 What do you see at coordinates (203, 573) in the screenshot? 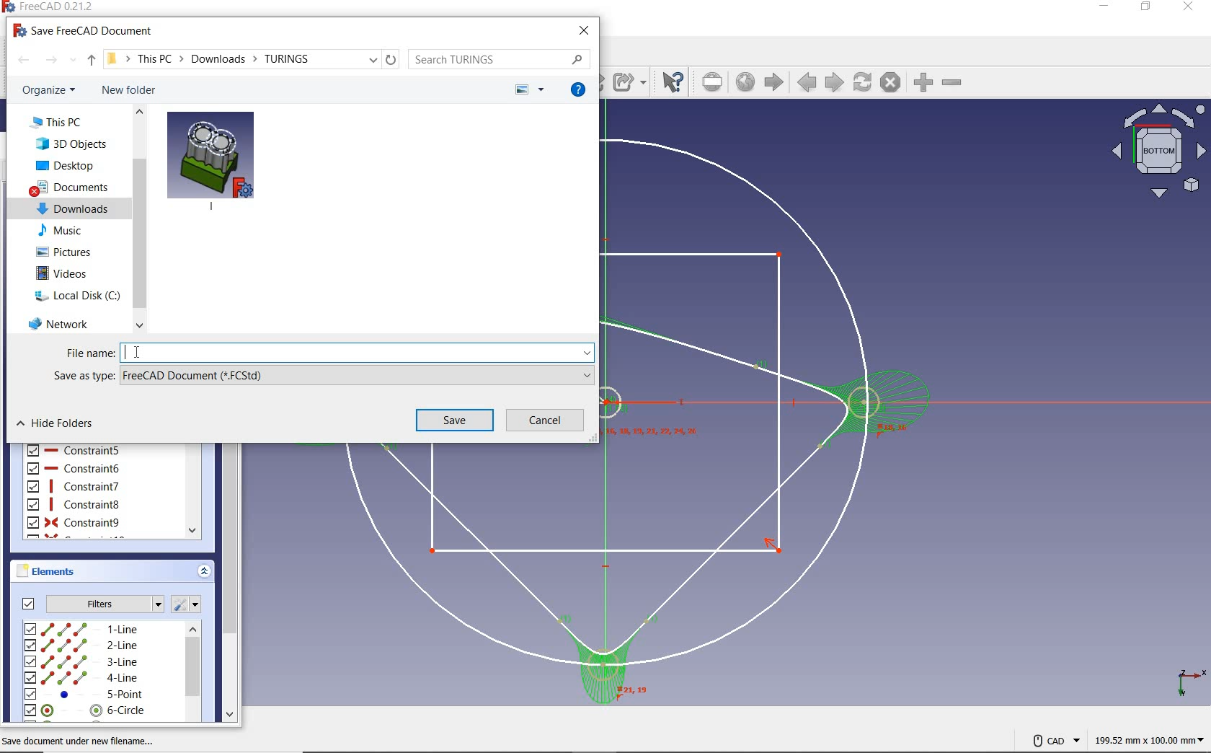
I see `expand` at bounding box center [203, 573].